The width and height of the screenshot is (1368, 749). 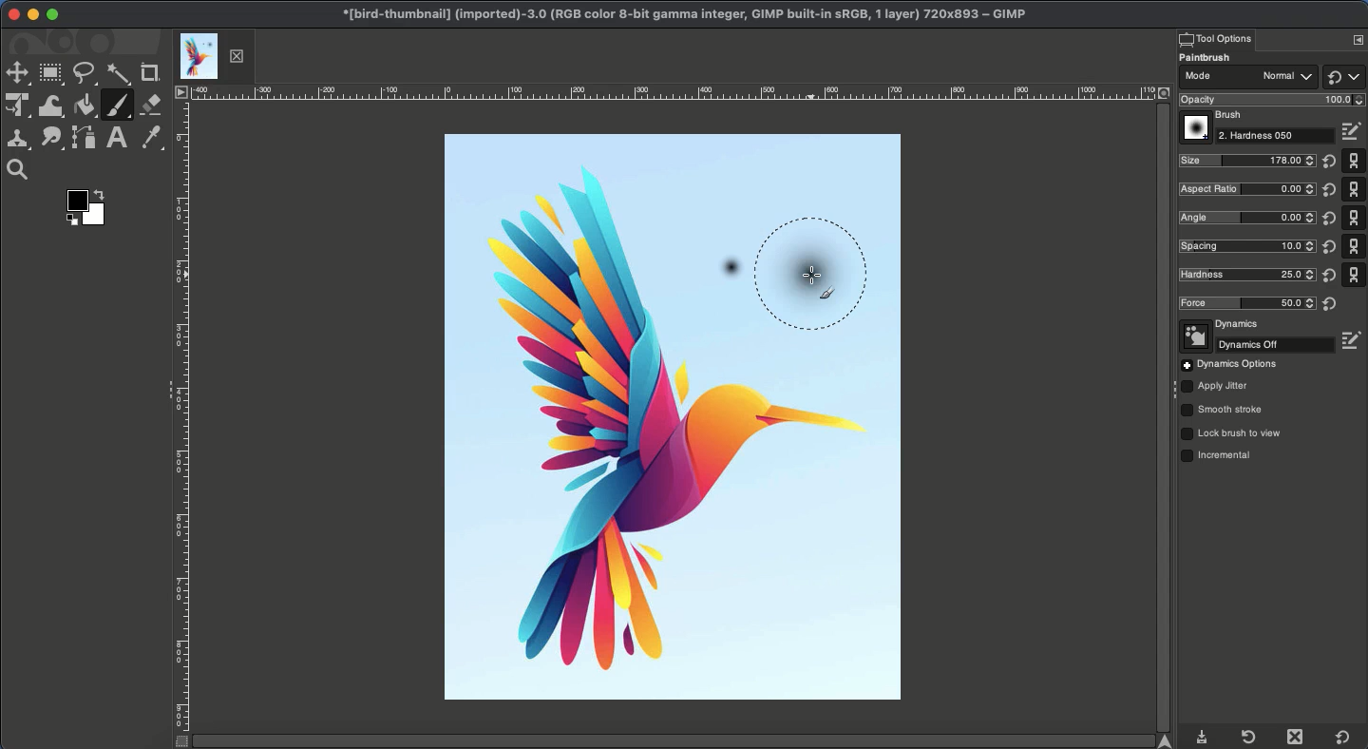 What do you see at coordinates (53, 107) in the screenshot?
I see `Warp transformations` at bounding box center [53, 107].